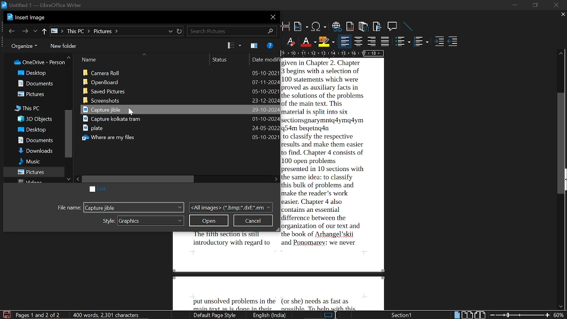 Image resolution: width=567 pixels, height=319 pixels. What do you see at coordinates (34, 73) in the screenshot?
I see `desktop` at bounding box center [34, 73].